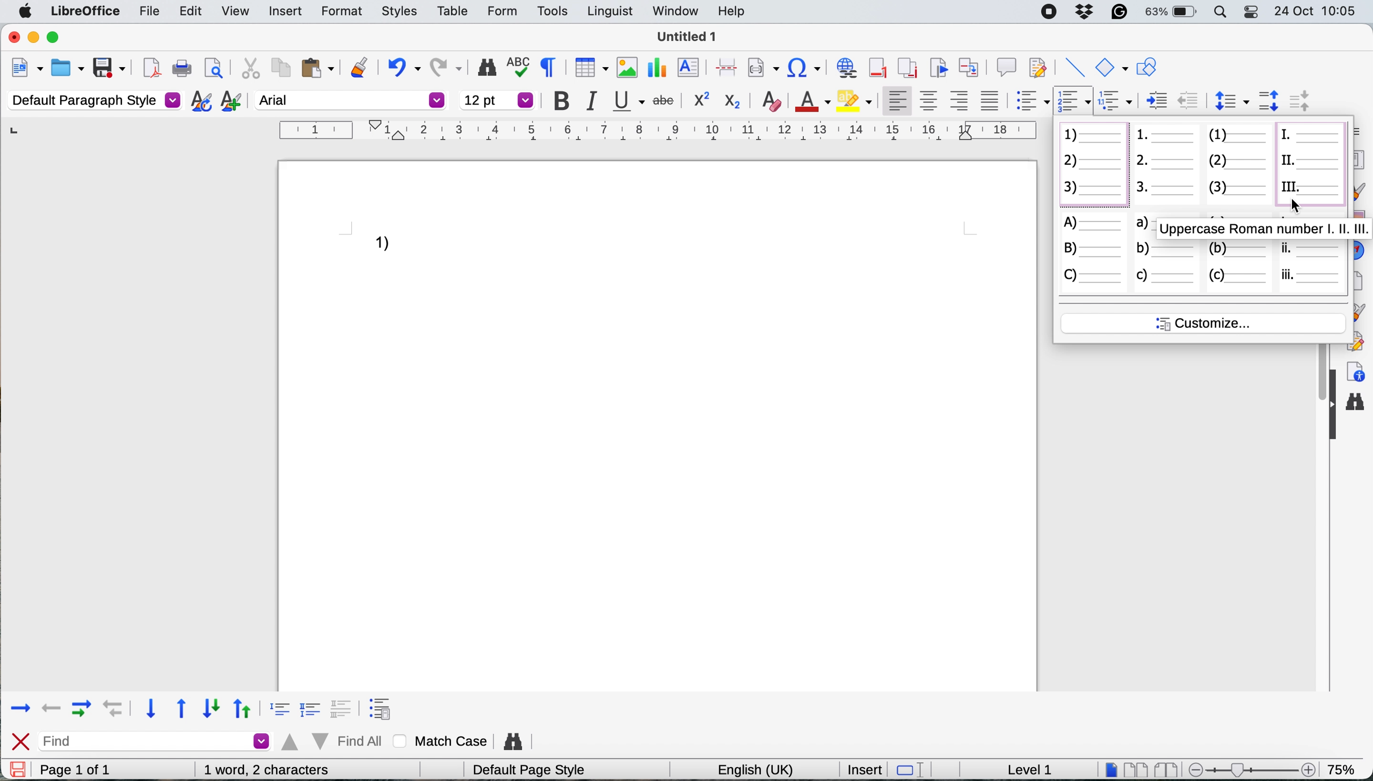 The height and width of the screenshot is (781, 1373). I want to click on save, so click(110, 67).